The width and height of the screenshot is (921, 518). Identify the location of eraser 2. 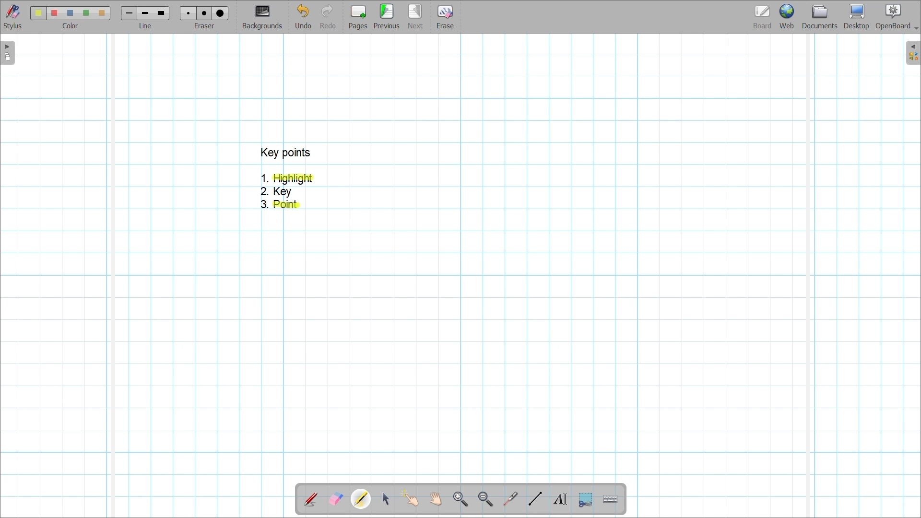
(204, 13).